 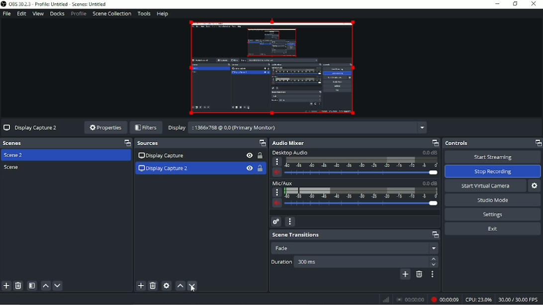 I want to click on 1366x768 @ 0.0 (Primary Monitor) (drop down), so click(x=307, y=129).